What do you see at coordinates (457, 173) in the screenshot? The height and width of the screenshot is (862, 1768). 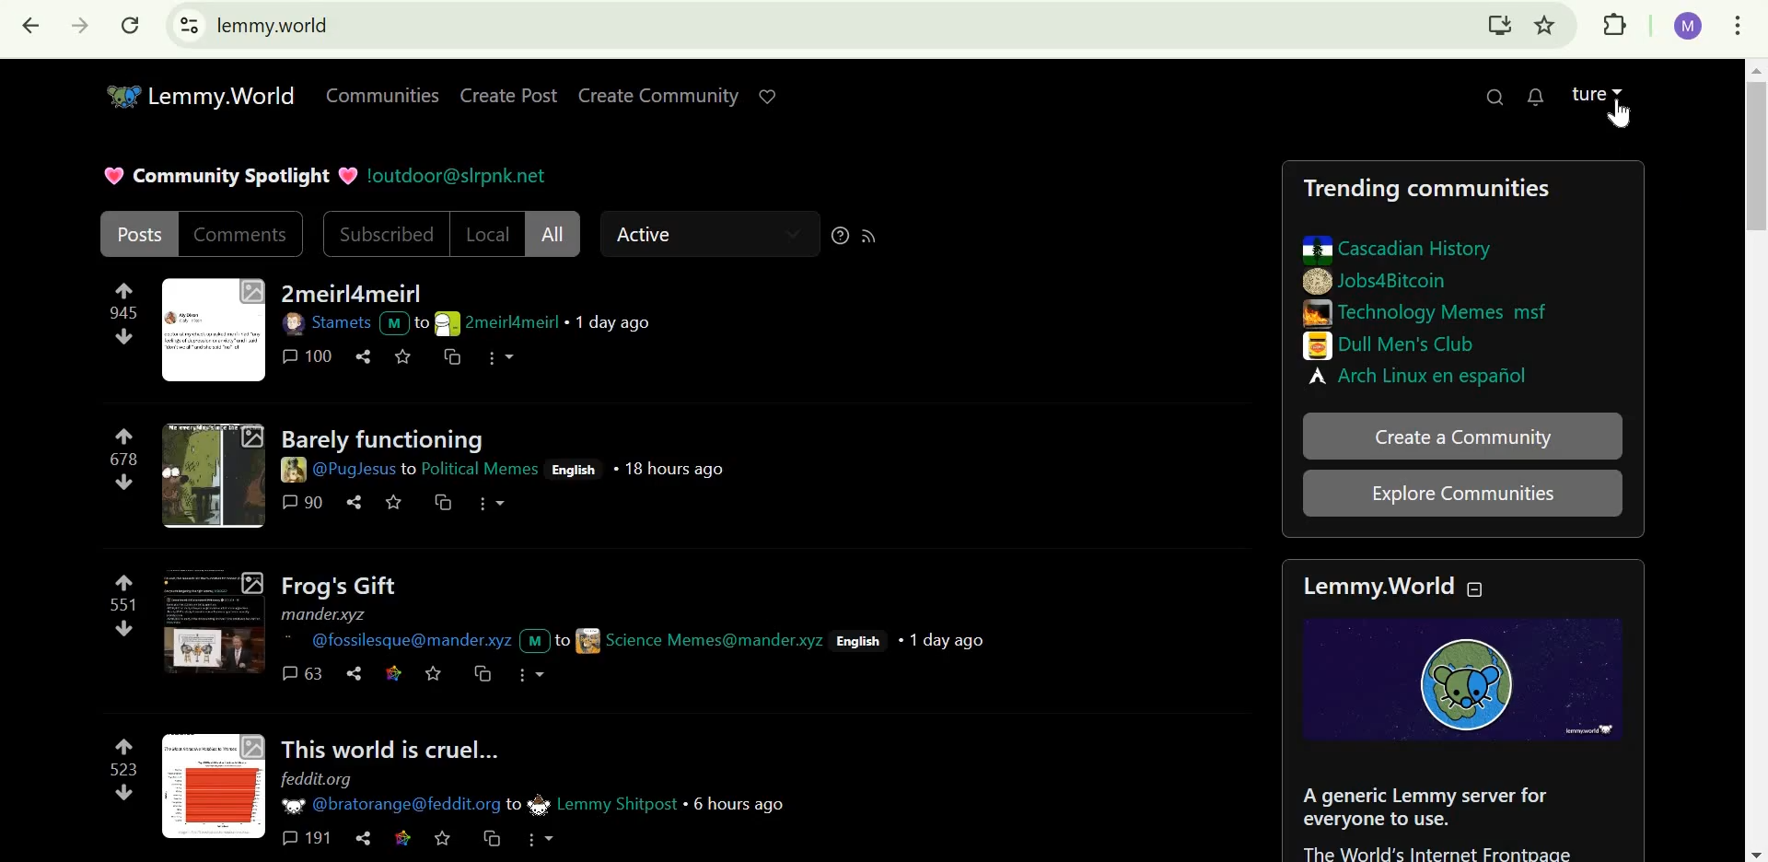 I see `!outdoor@slrpnk.net` at bounding box center [457, 173].